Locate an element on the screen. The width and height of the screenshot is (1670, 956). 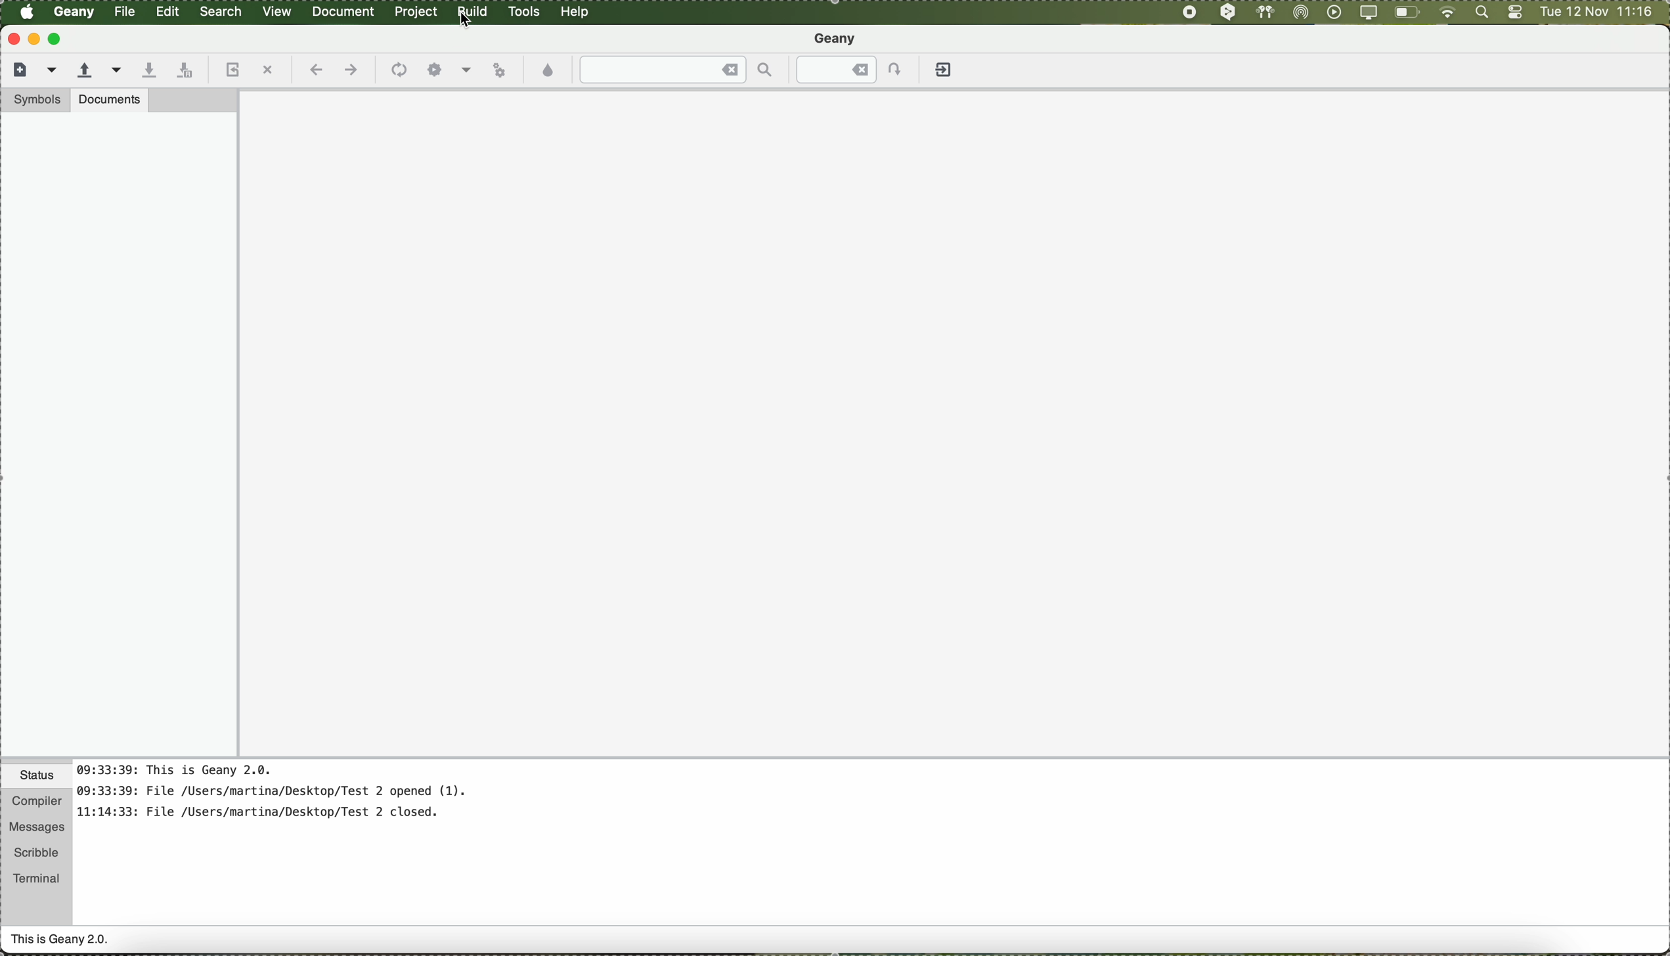
create a new file from a template is located at coordinates (54, 71).